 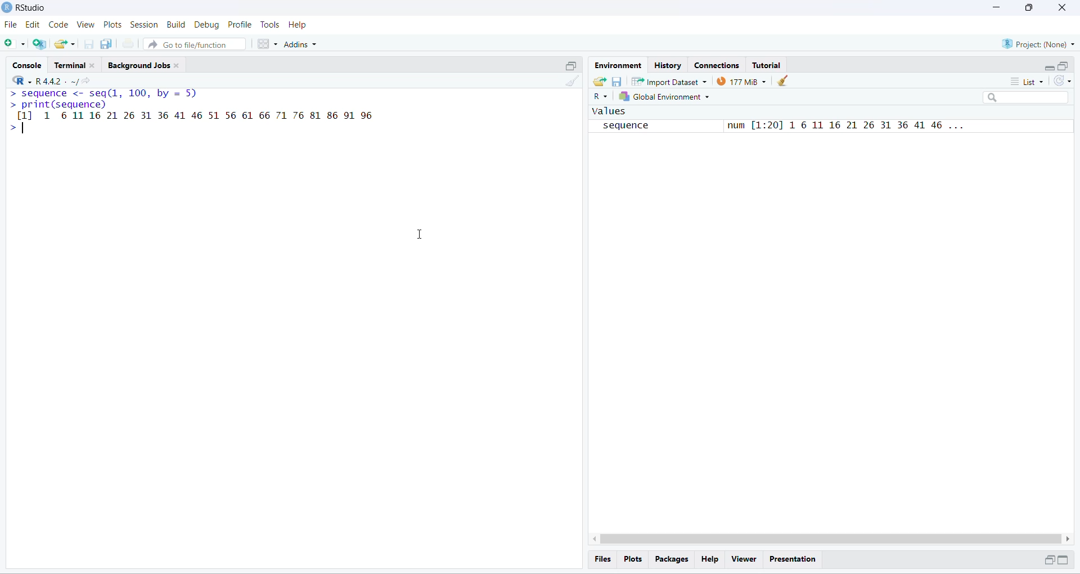 I want to click on open in separate window, so click(x=1064, y=66).